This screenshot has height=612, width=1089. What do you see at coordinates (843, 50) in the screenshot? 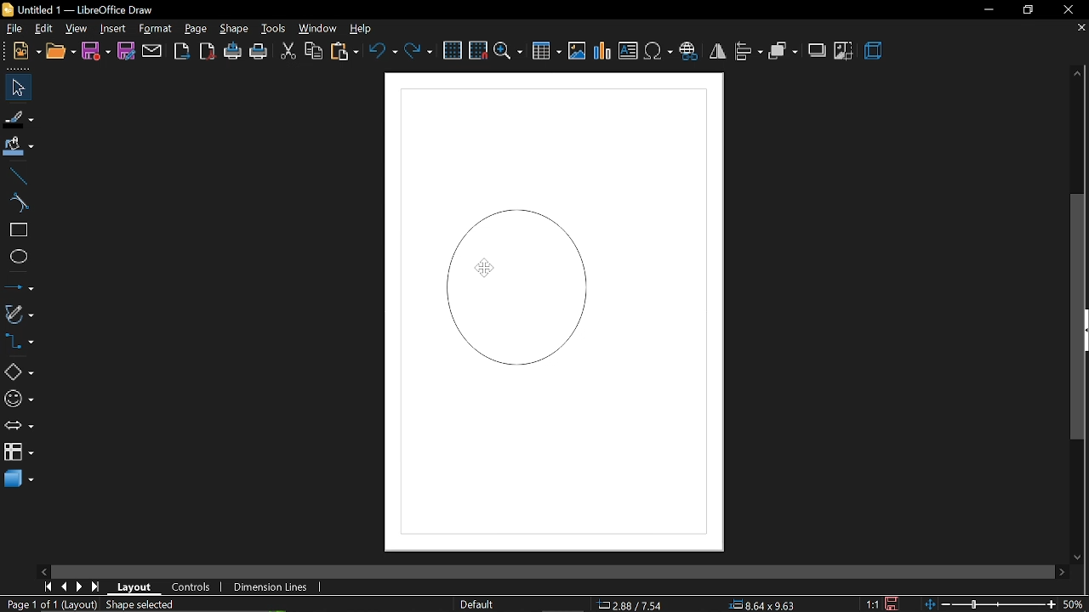
I see `crop` at bounding box center [843, 50].